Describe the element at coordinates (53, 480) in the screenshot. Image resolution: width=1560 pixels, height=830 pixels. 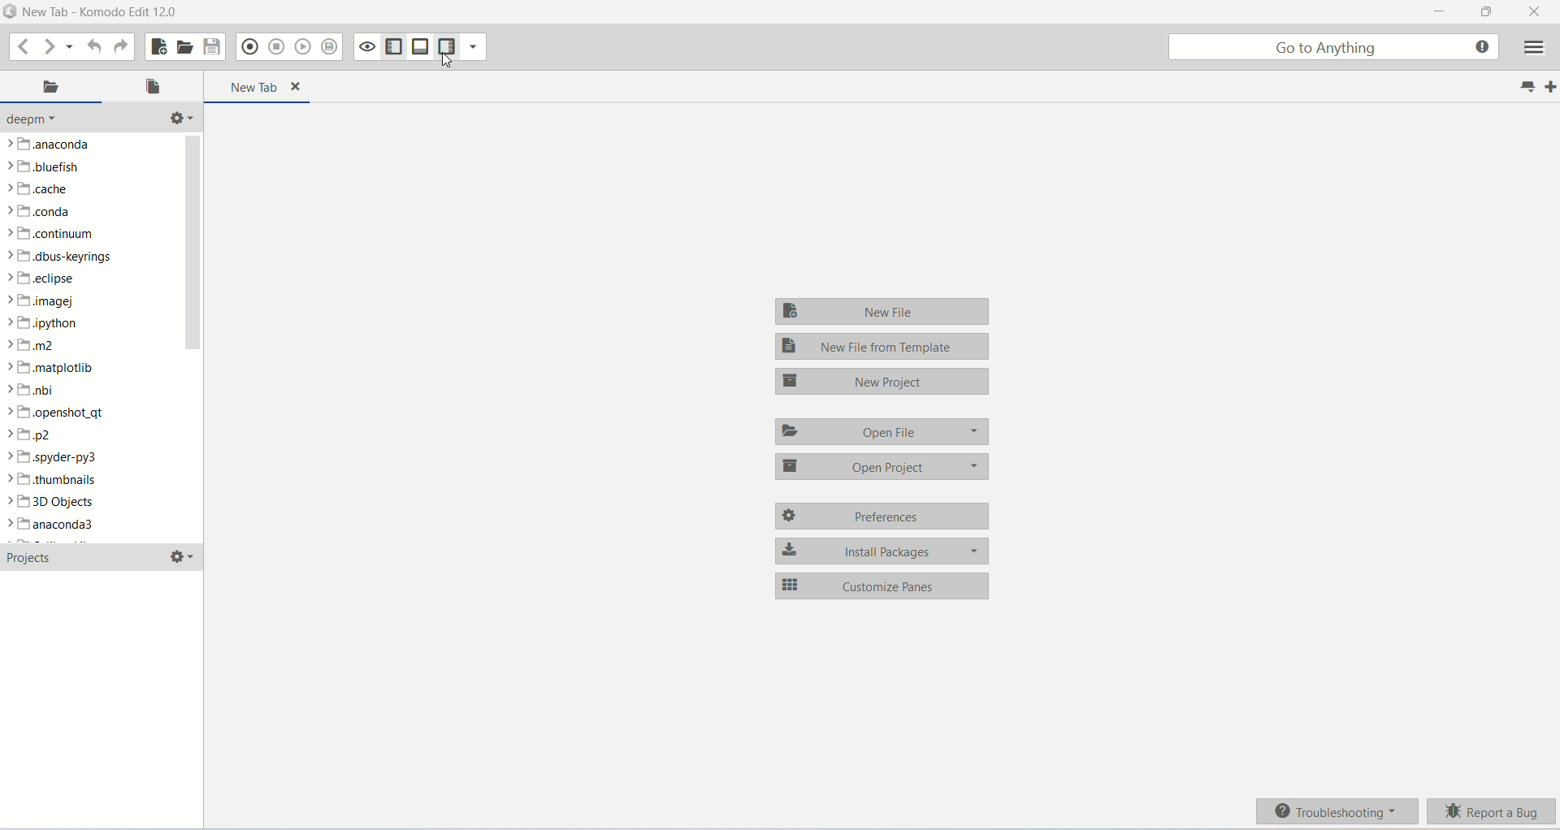
I see `thumbnails` at that location.